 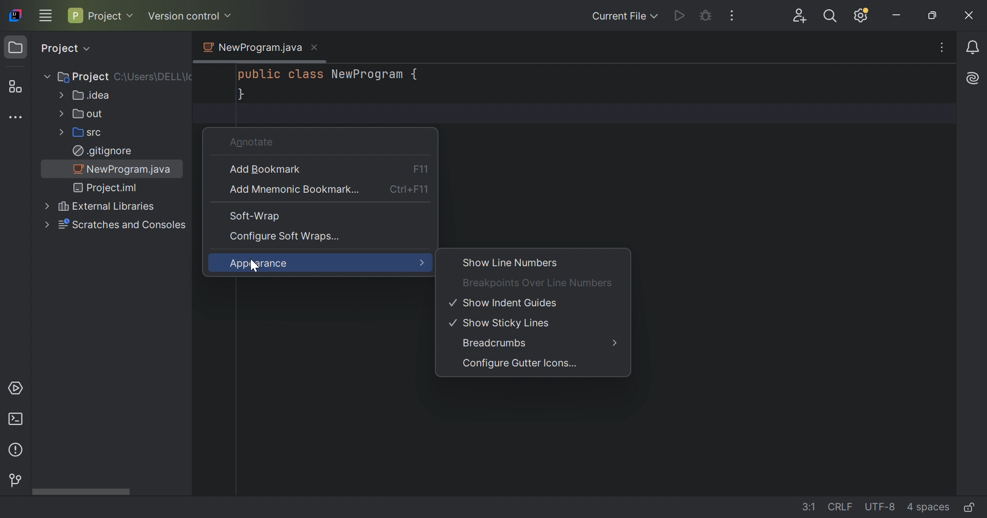 I want to click on Version control, so click(x=16, y=482).